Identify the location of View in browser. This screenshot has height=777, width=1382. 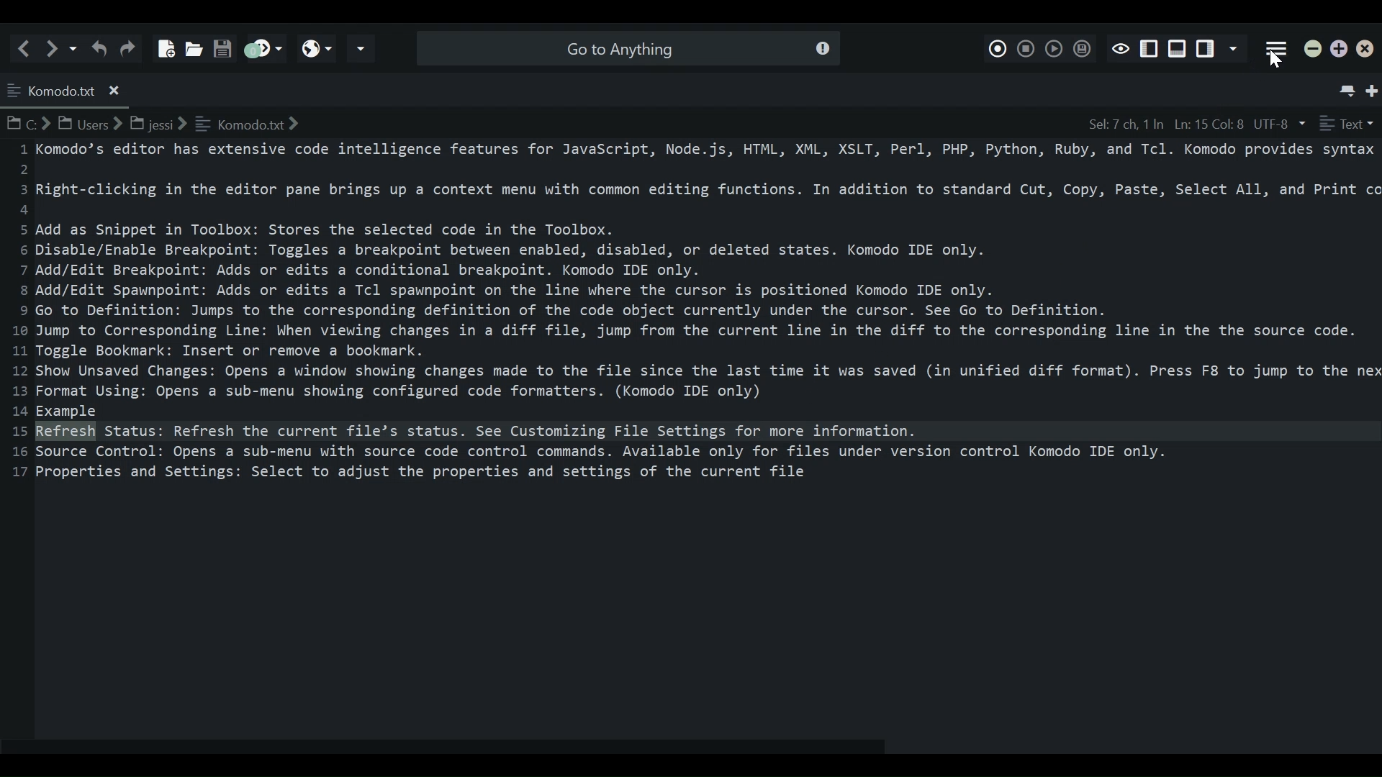
(317, 48).